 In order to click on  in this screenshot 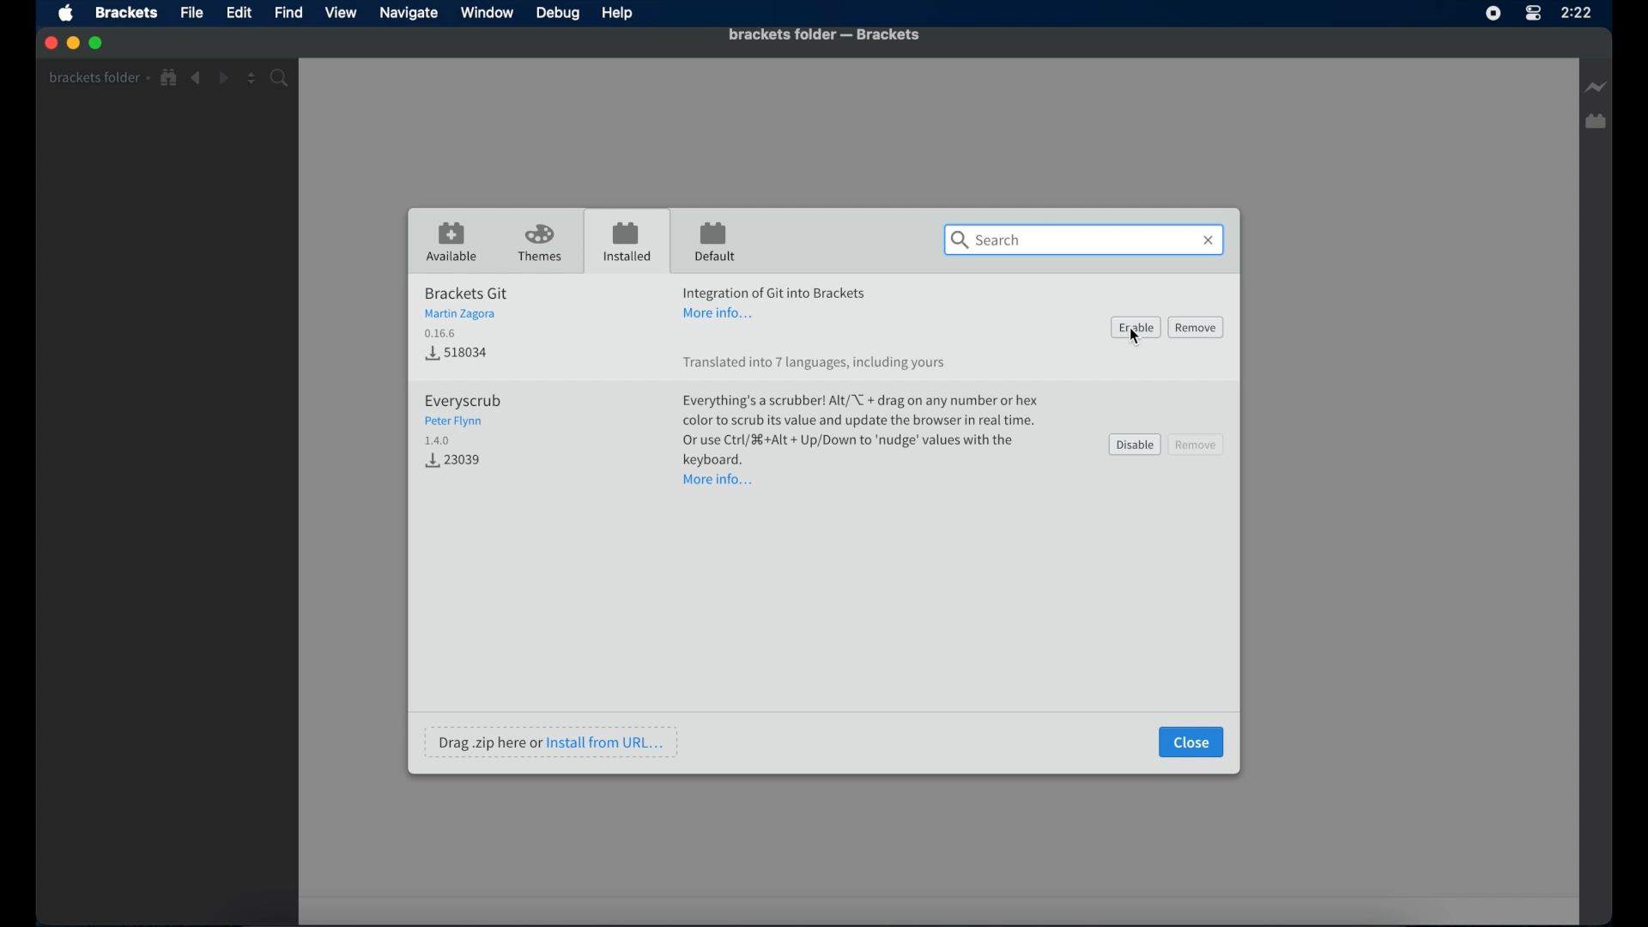, I will do `click(457, 462)`.